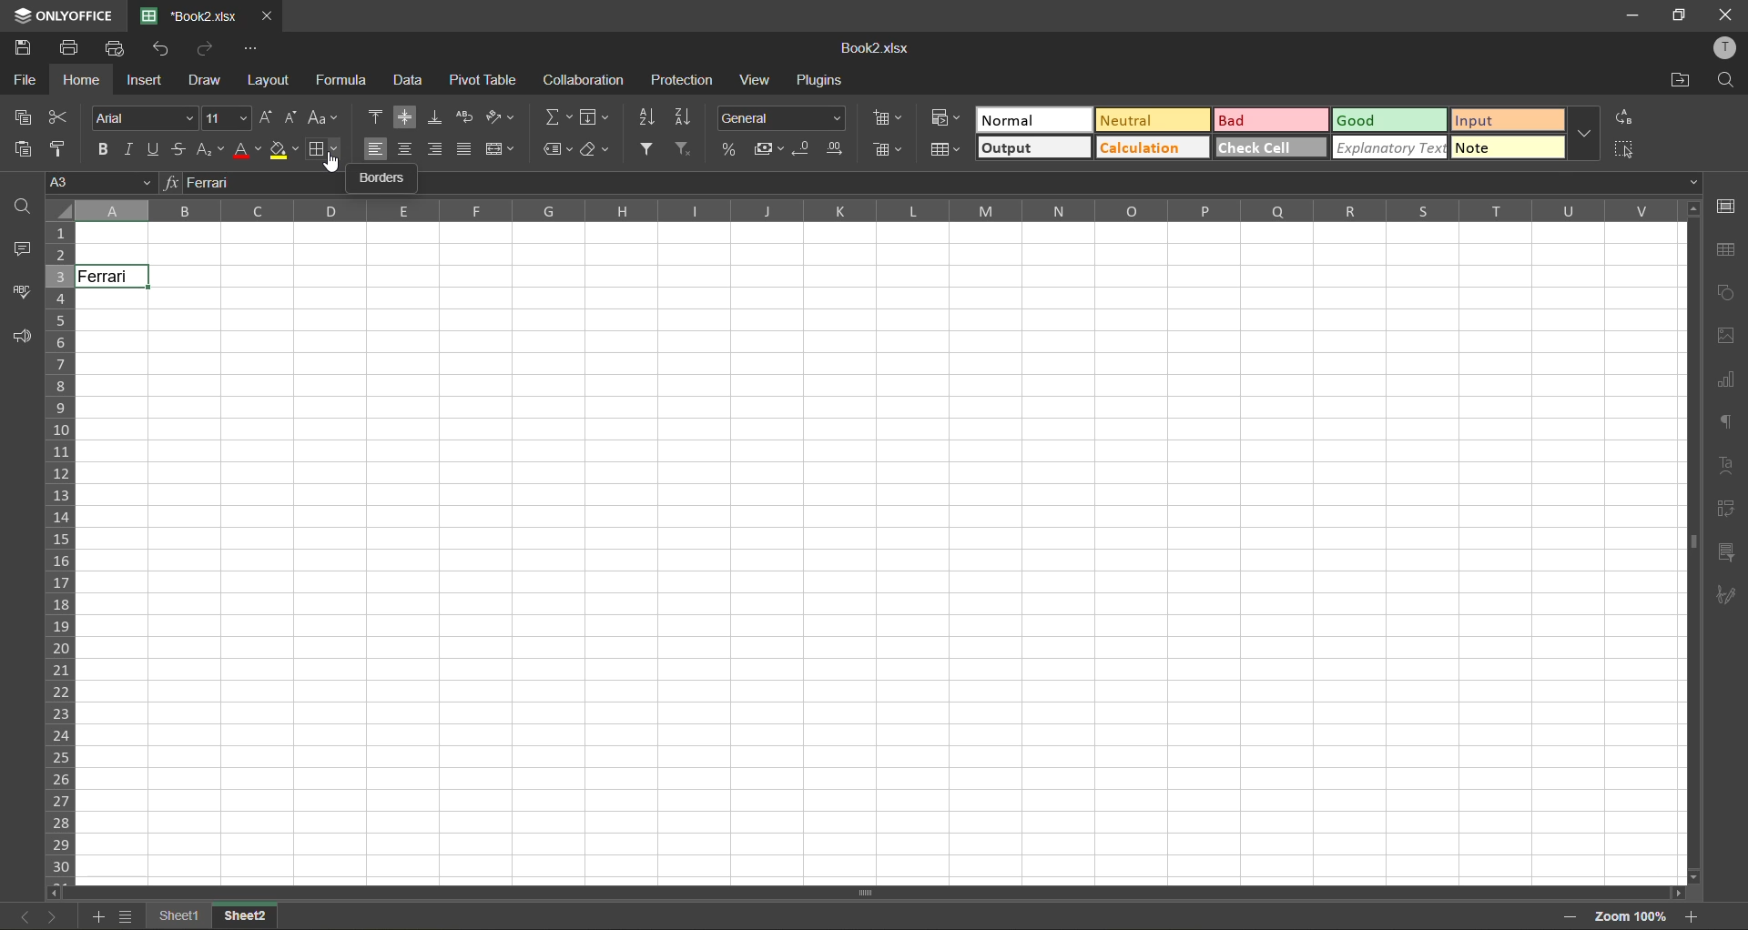 The height and width of the screenshot is (930, 1748). Describe the element at coordinates (60, 554) in the screenshot. I see `row numbers` at that location.